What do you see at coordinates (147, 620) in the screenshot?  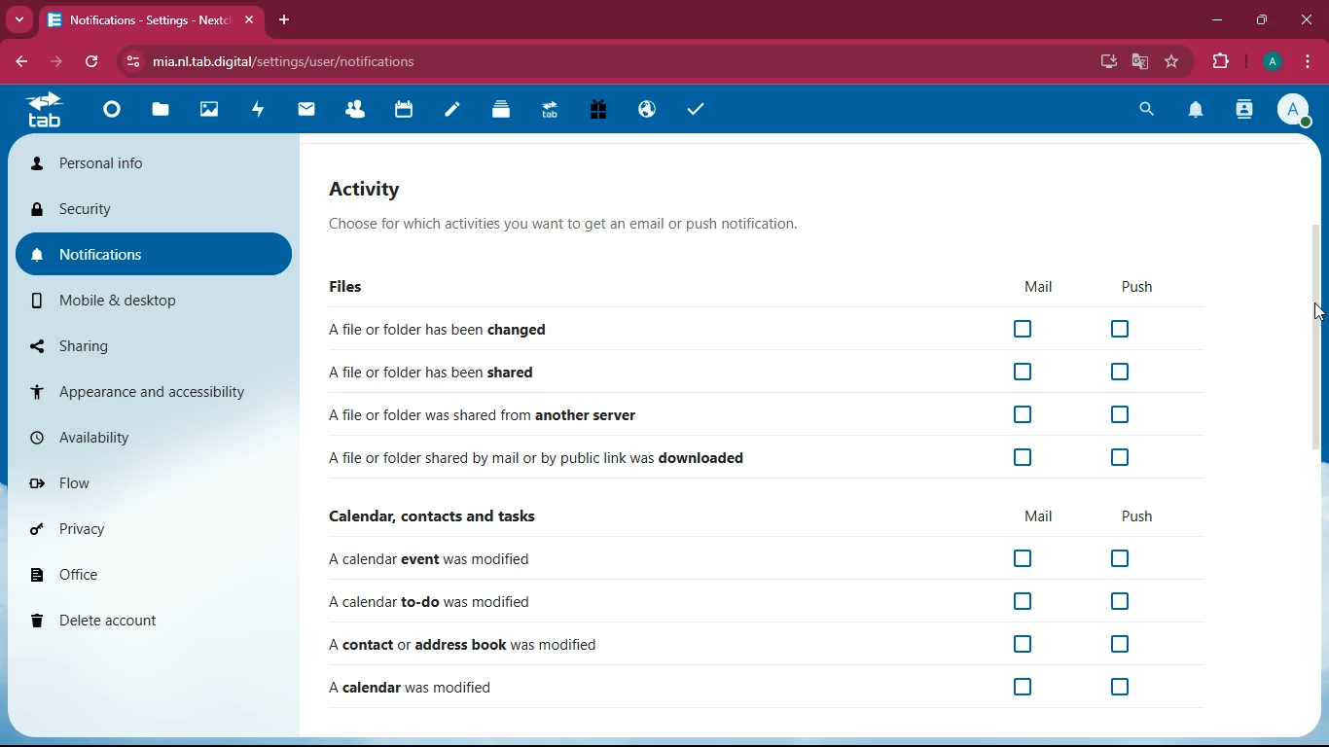 I see `delete account` at bounding box center [147, 620].